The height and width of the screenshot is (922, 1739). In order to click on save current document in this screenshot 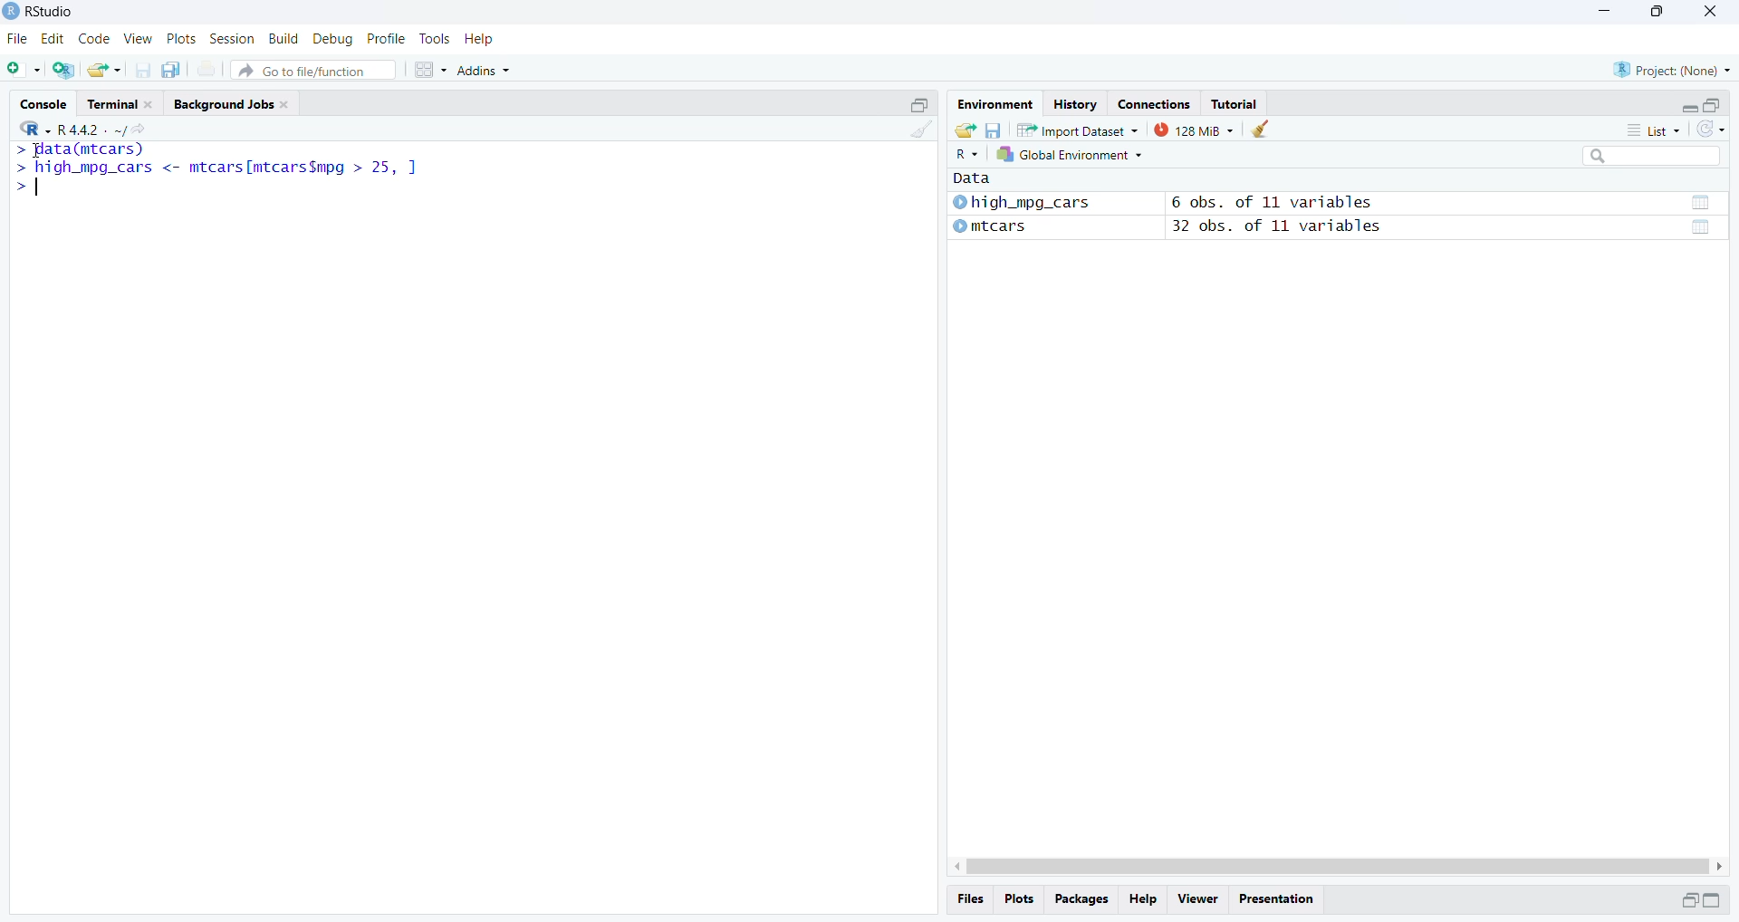, I will do `click(142, 69)`.